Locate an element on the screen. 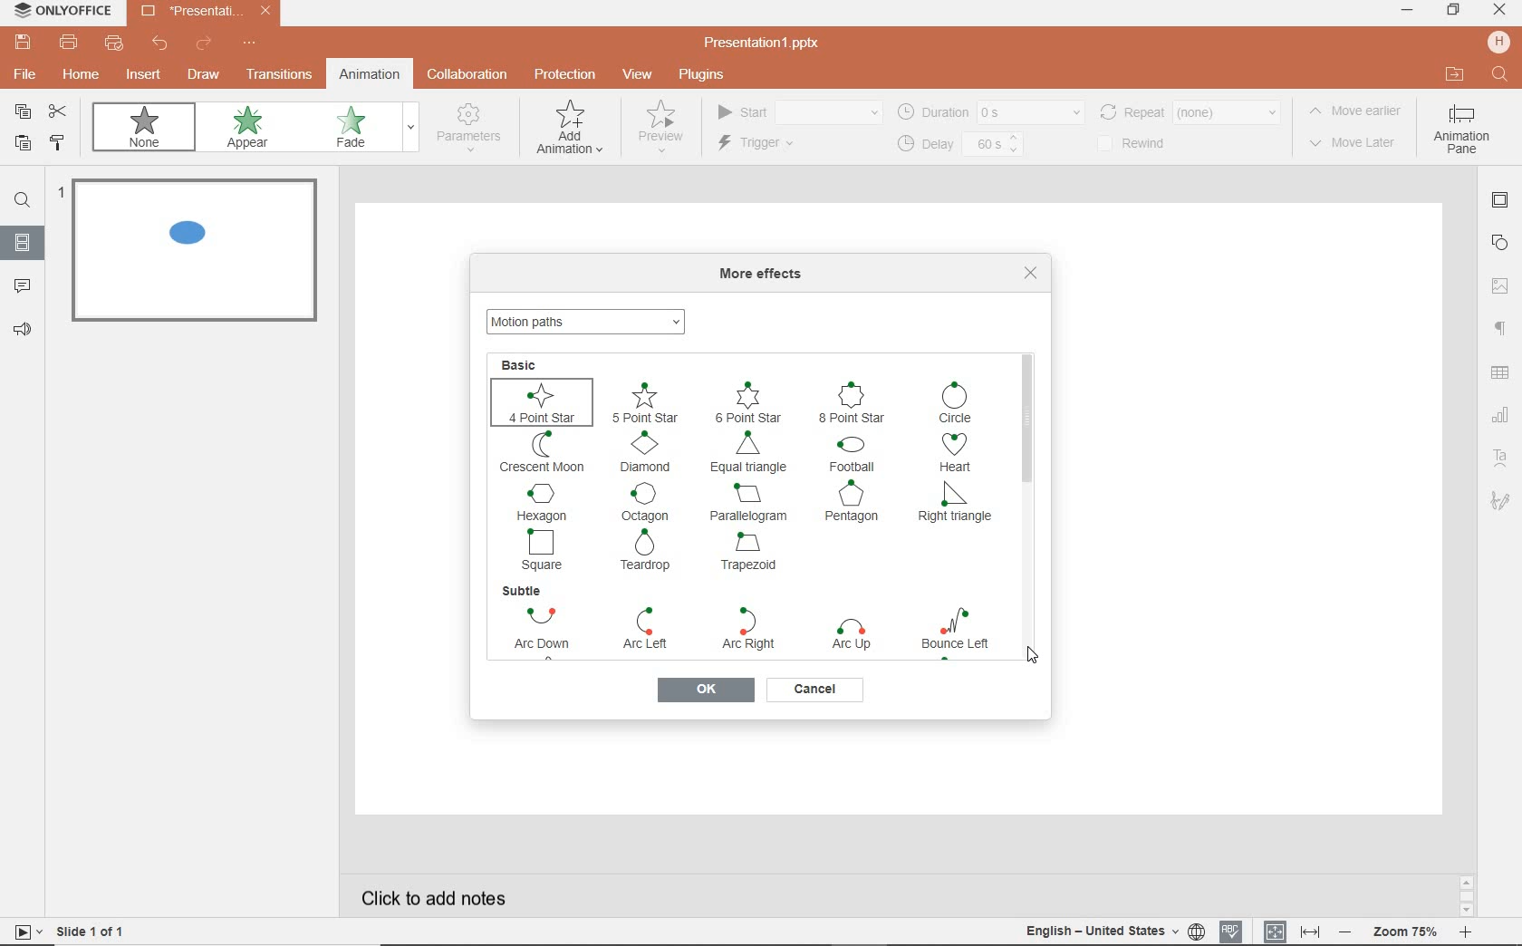 This screenshot has width=1522, height=946. Text art  is located at coordinates (1498, 456).